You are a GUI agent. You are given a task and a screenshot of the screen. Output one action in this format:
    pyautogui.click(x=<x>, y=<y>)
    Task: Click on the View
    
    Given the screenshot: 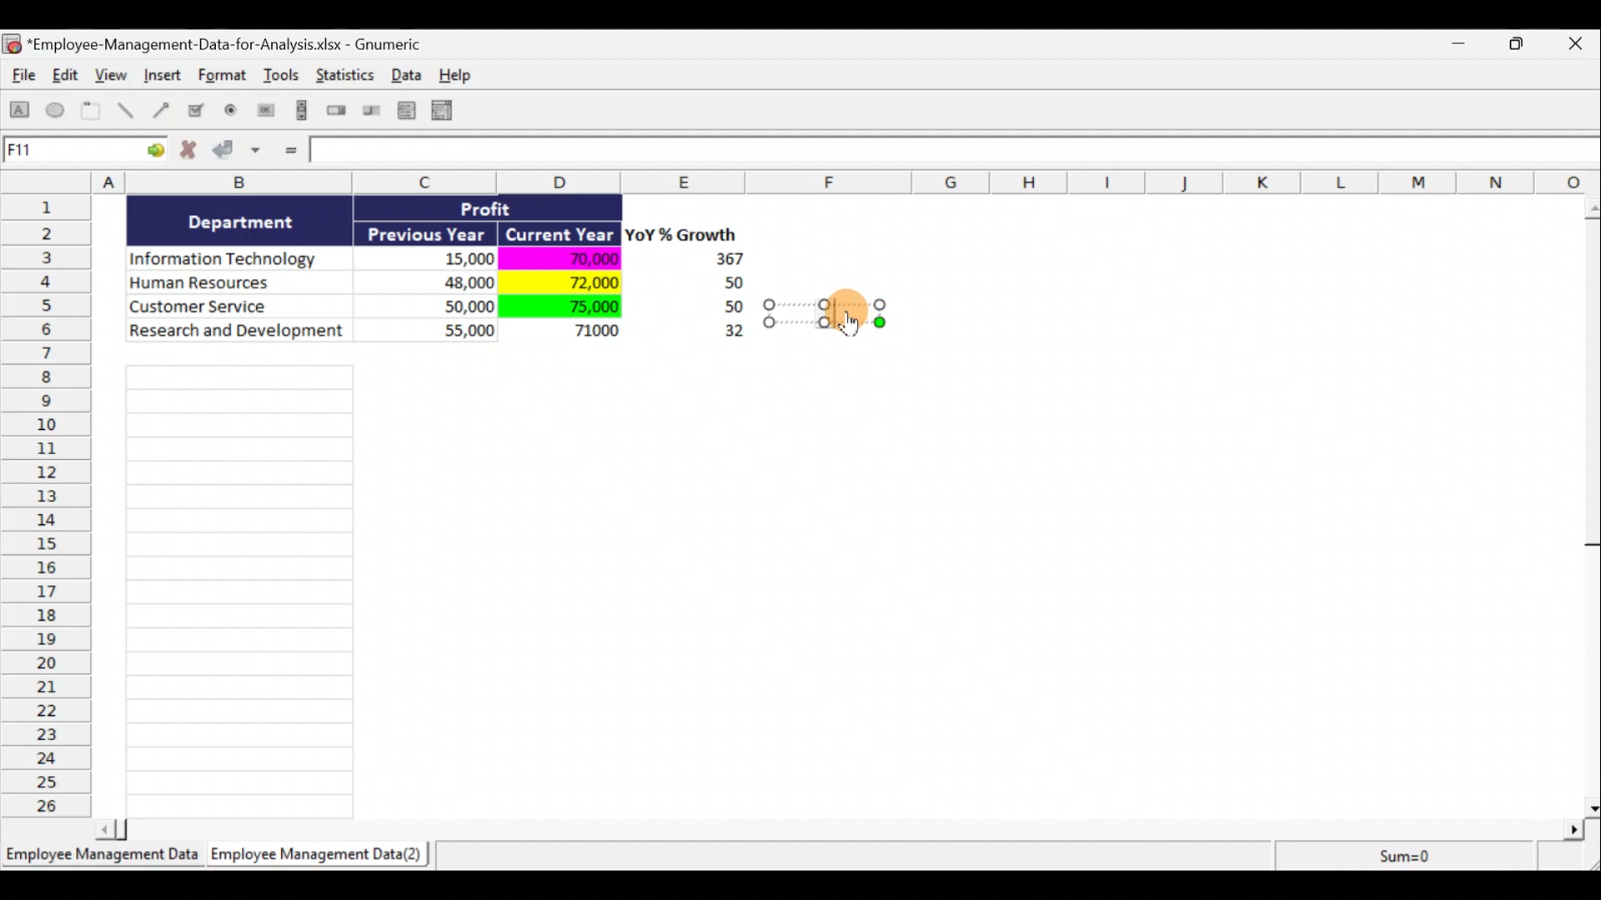 What is the action you would take?
    pyautogui.click(x=113, y=75)
    